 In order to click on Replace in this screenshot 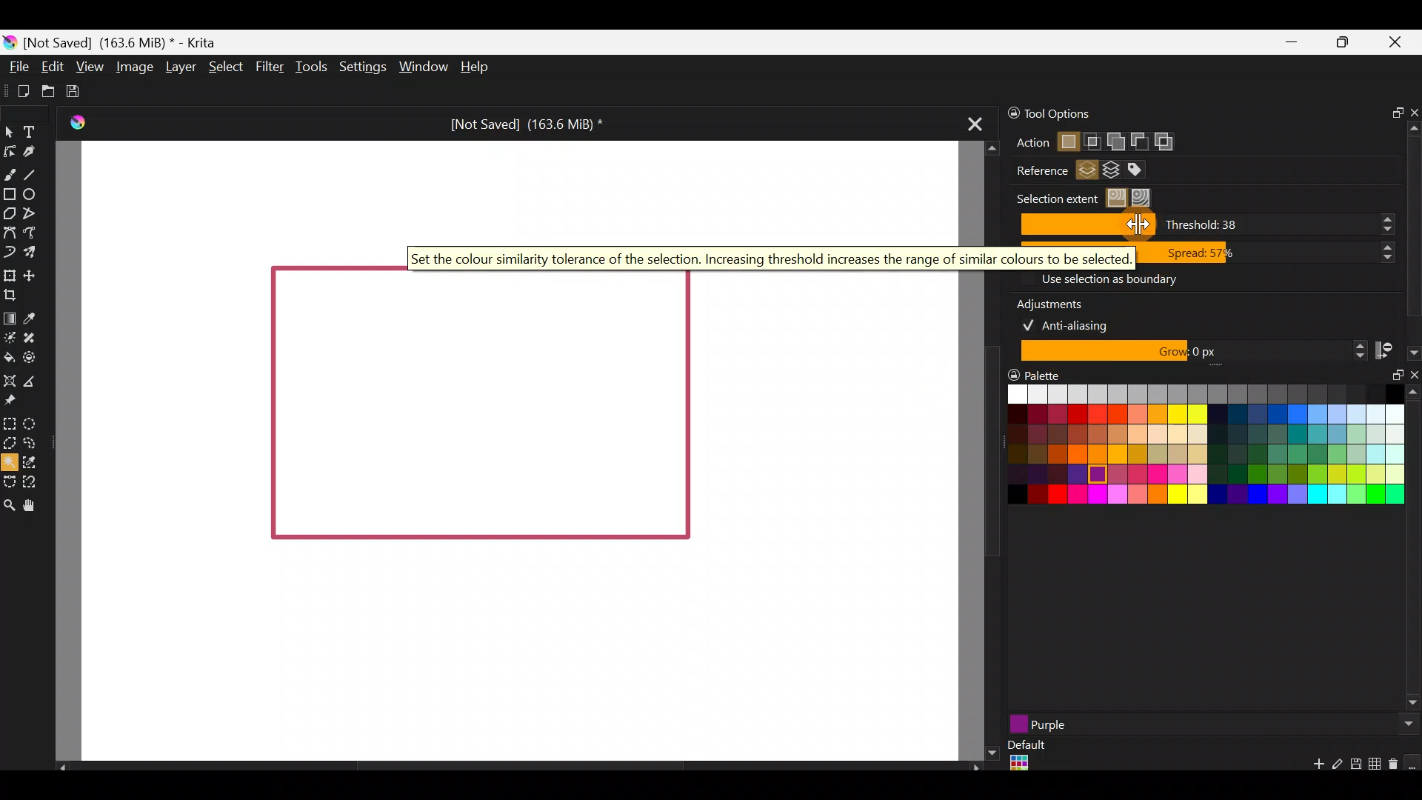, I will do `click(1067, 143)`.